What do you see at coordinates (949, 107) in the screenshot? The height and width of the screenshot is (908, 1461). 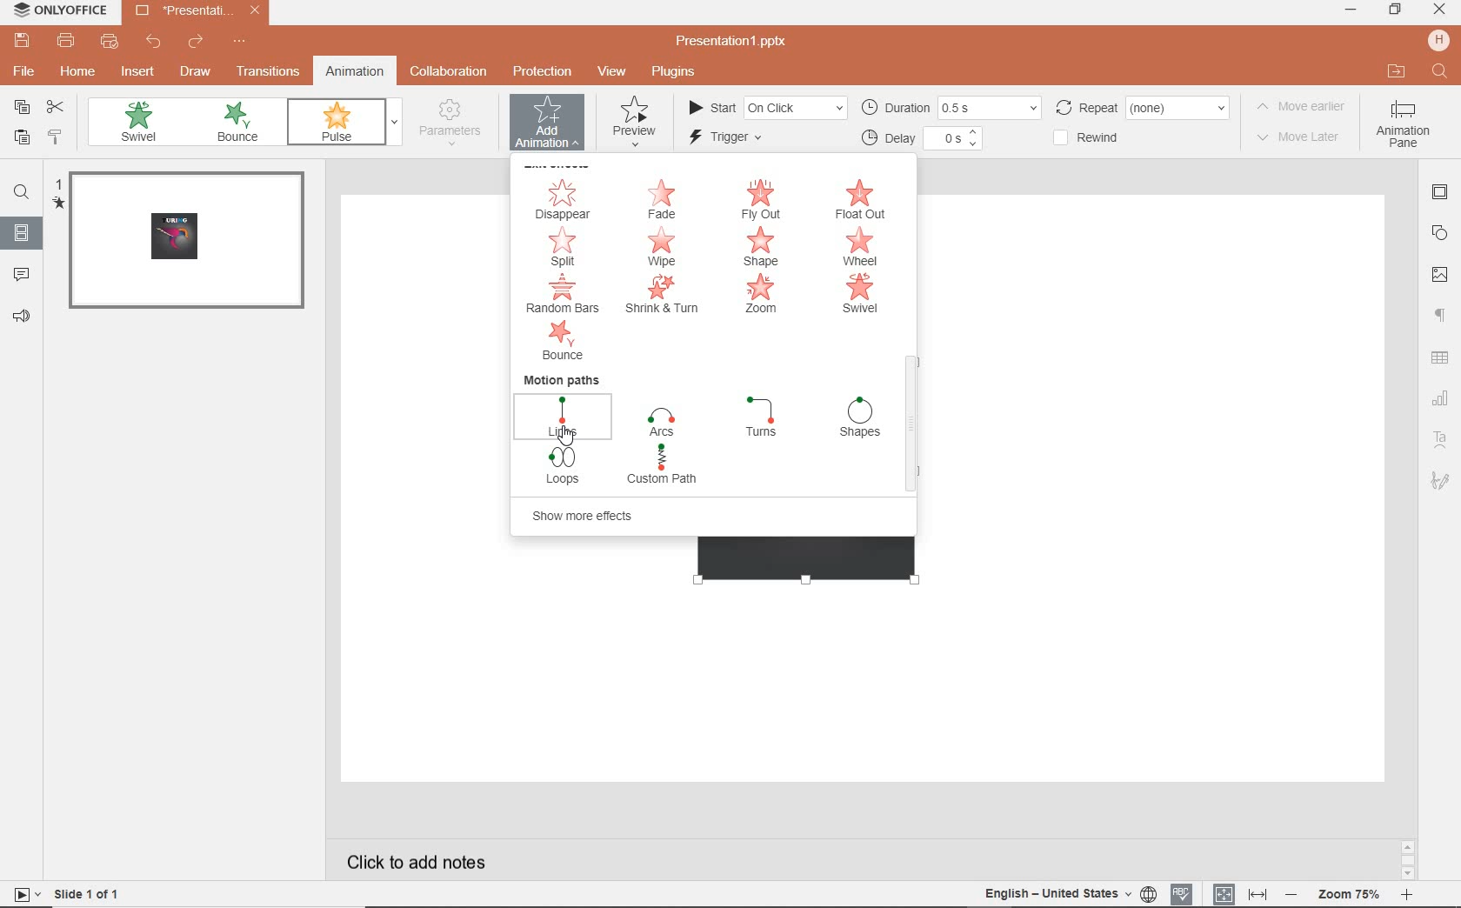 I see `duration` at bounding box center [949, 107].